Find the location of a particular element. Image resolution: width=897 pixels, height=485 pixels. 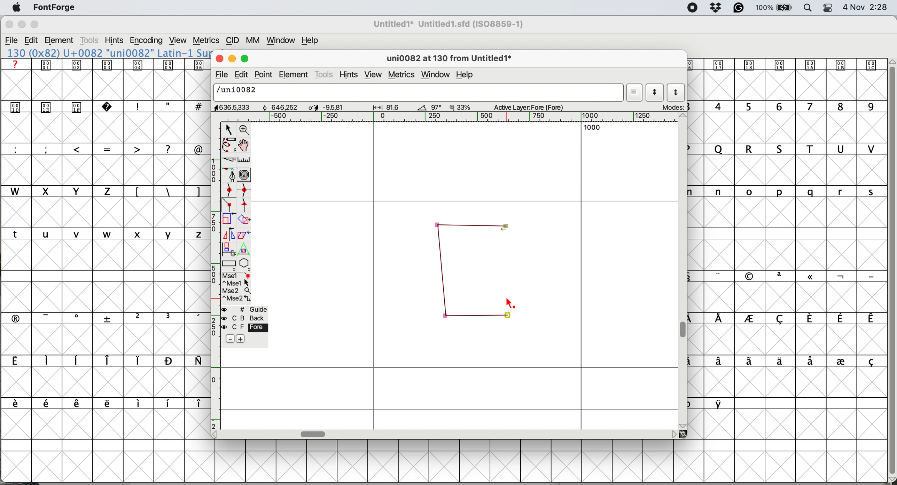

close is located at coordinates (218, 57).